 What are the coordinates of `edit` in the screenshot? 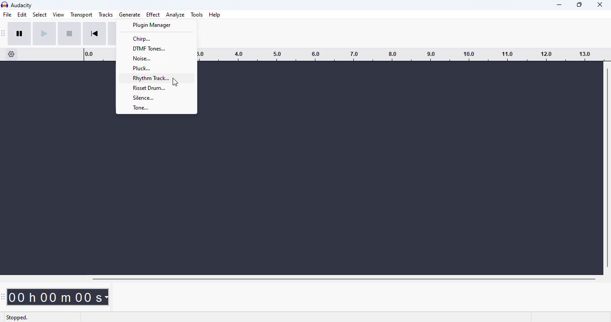 It's located at (22, 14).